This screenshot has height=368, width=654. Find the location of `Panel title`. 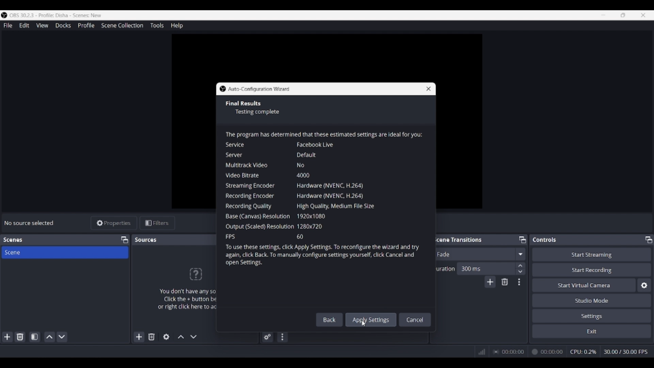

Panel title is located at coordinates (13, 240).